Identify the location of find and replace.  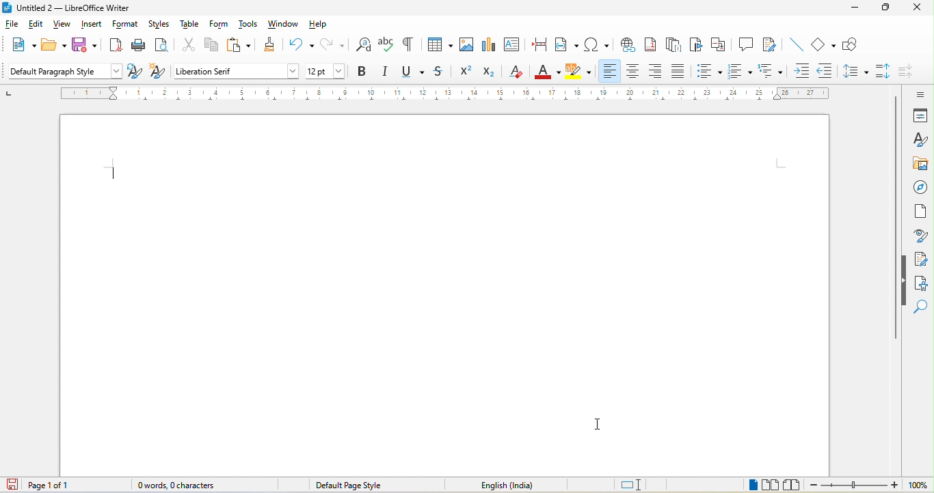
(364, 47).